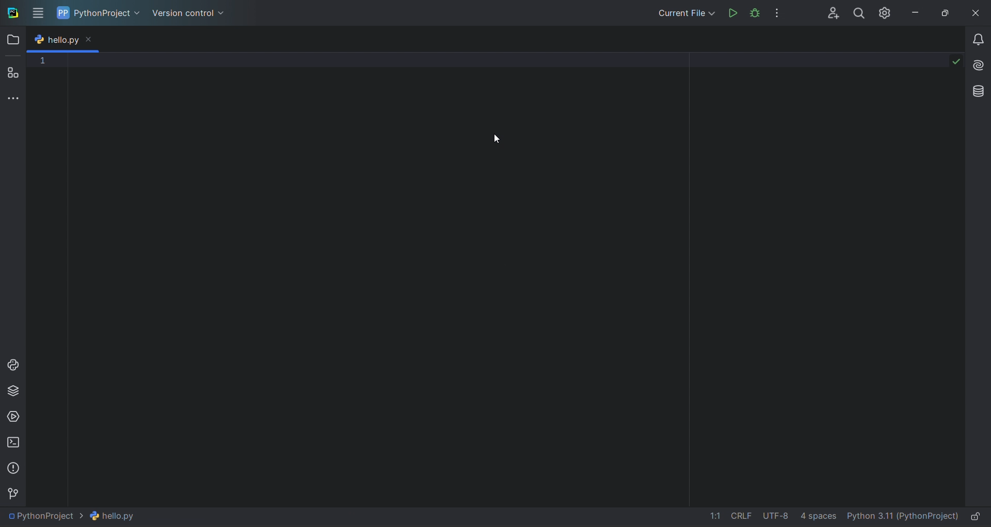 Image resolution: width=991 pixels, height=527 pixels. I want to click on notifications, so click(978, 42).